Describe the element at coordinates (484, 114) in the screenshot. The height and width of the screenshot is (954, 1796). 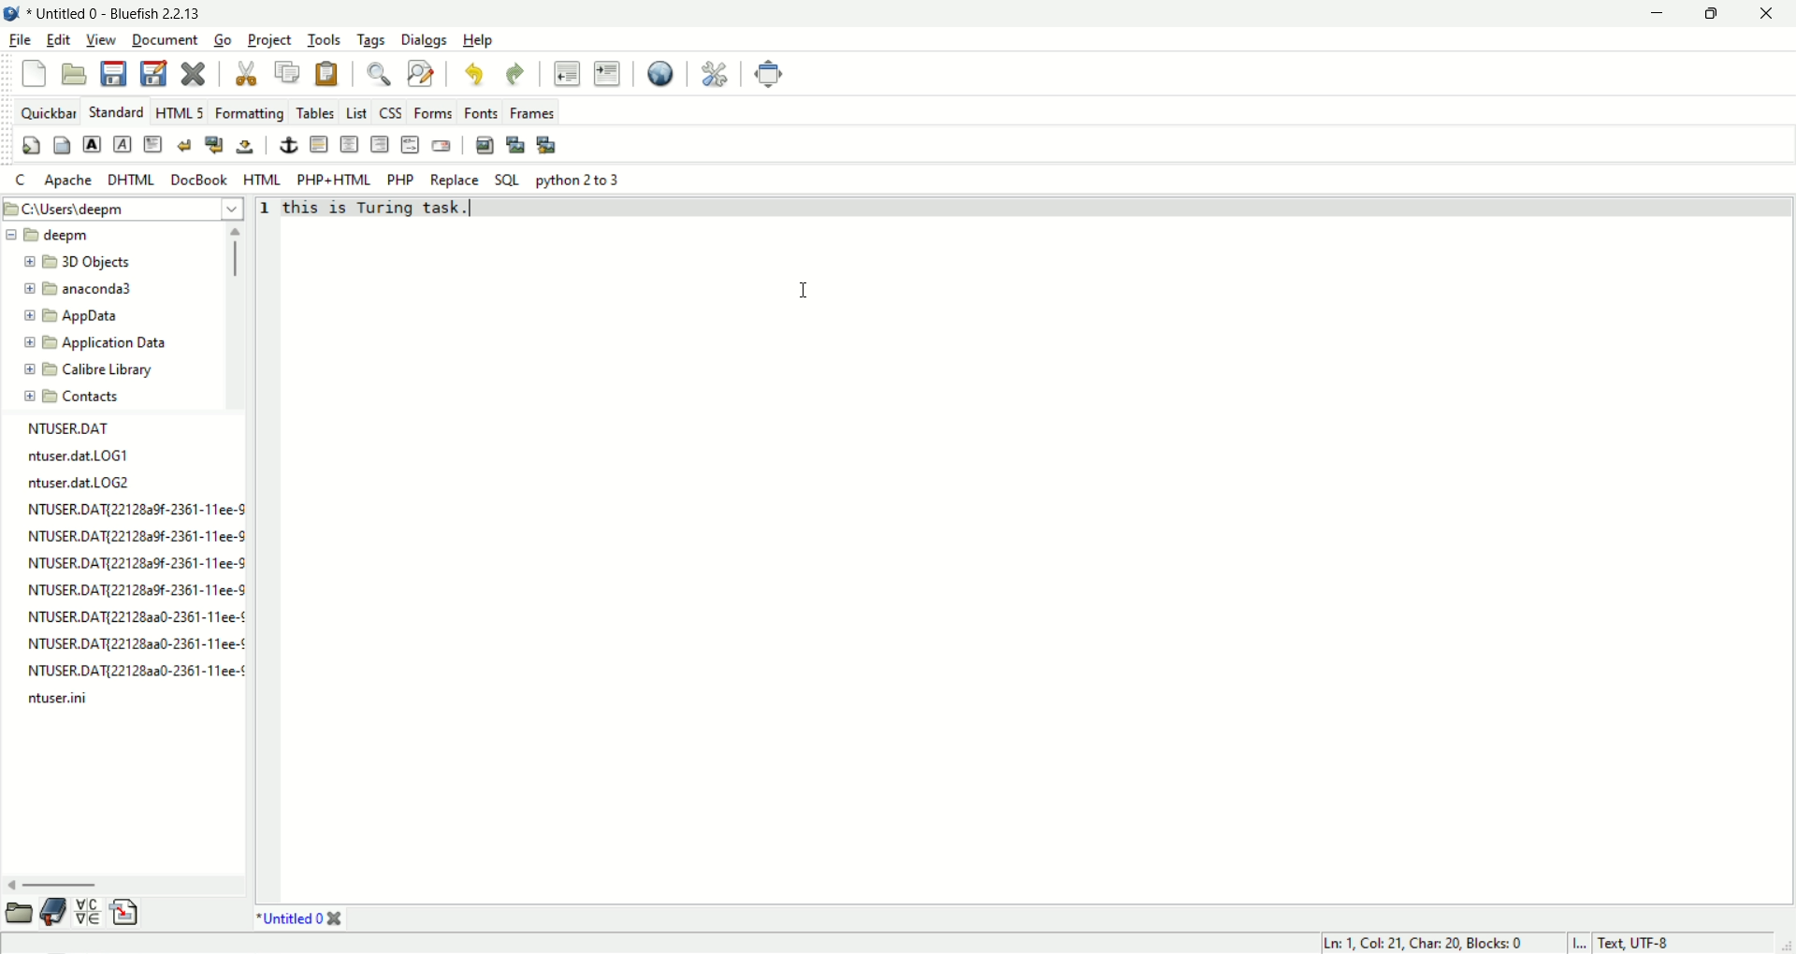
I see `Fonts` at that location.